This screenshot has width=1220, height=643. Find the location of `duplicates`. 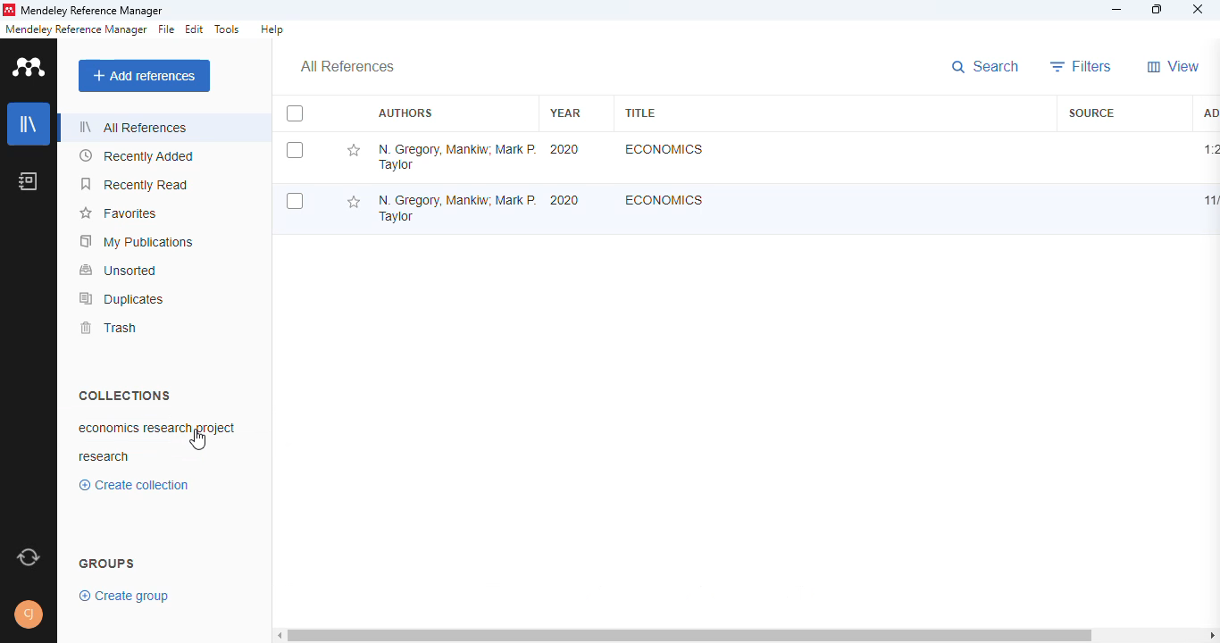

duplicates is located at coordinates (122, 298).